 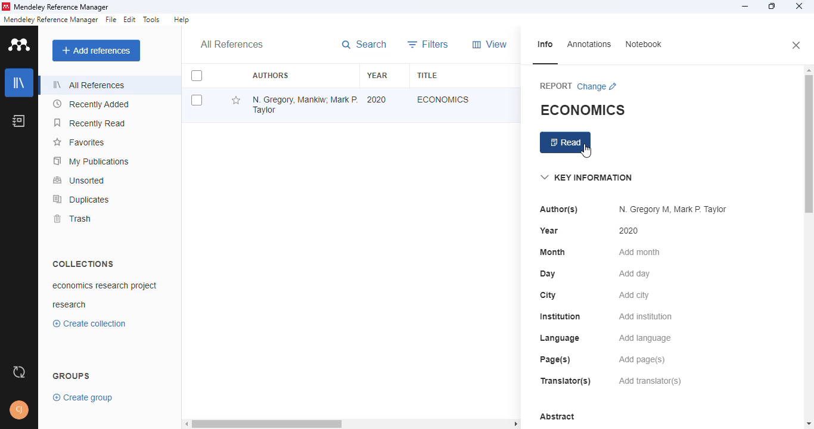 What do you see at coordinates (19, 44) in the screenshot?
I see `logo` at bounding box center [19, 44].